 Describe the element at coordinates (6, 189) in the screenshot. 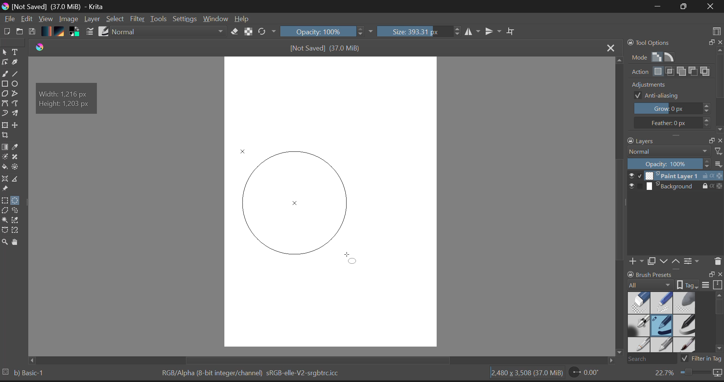

I see `Reference Images` at that location.